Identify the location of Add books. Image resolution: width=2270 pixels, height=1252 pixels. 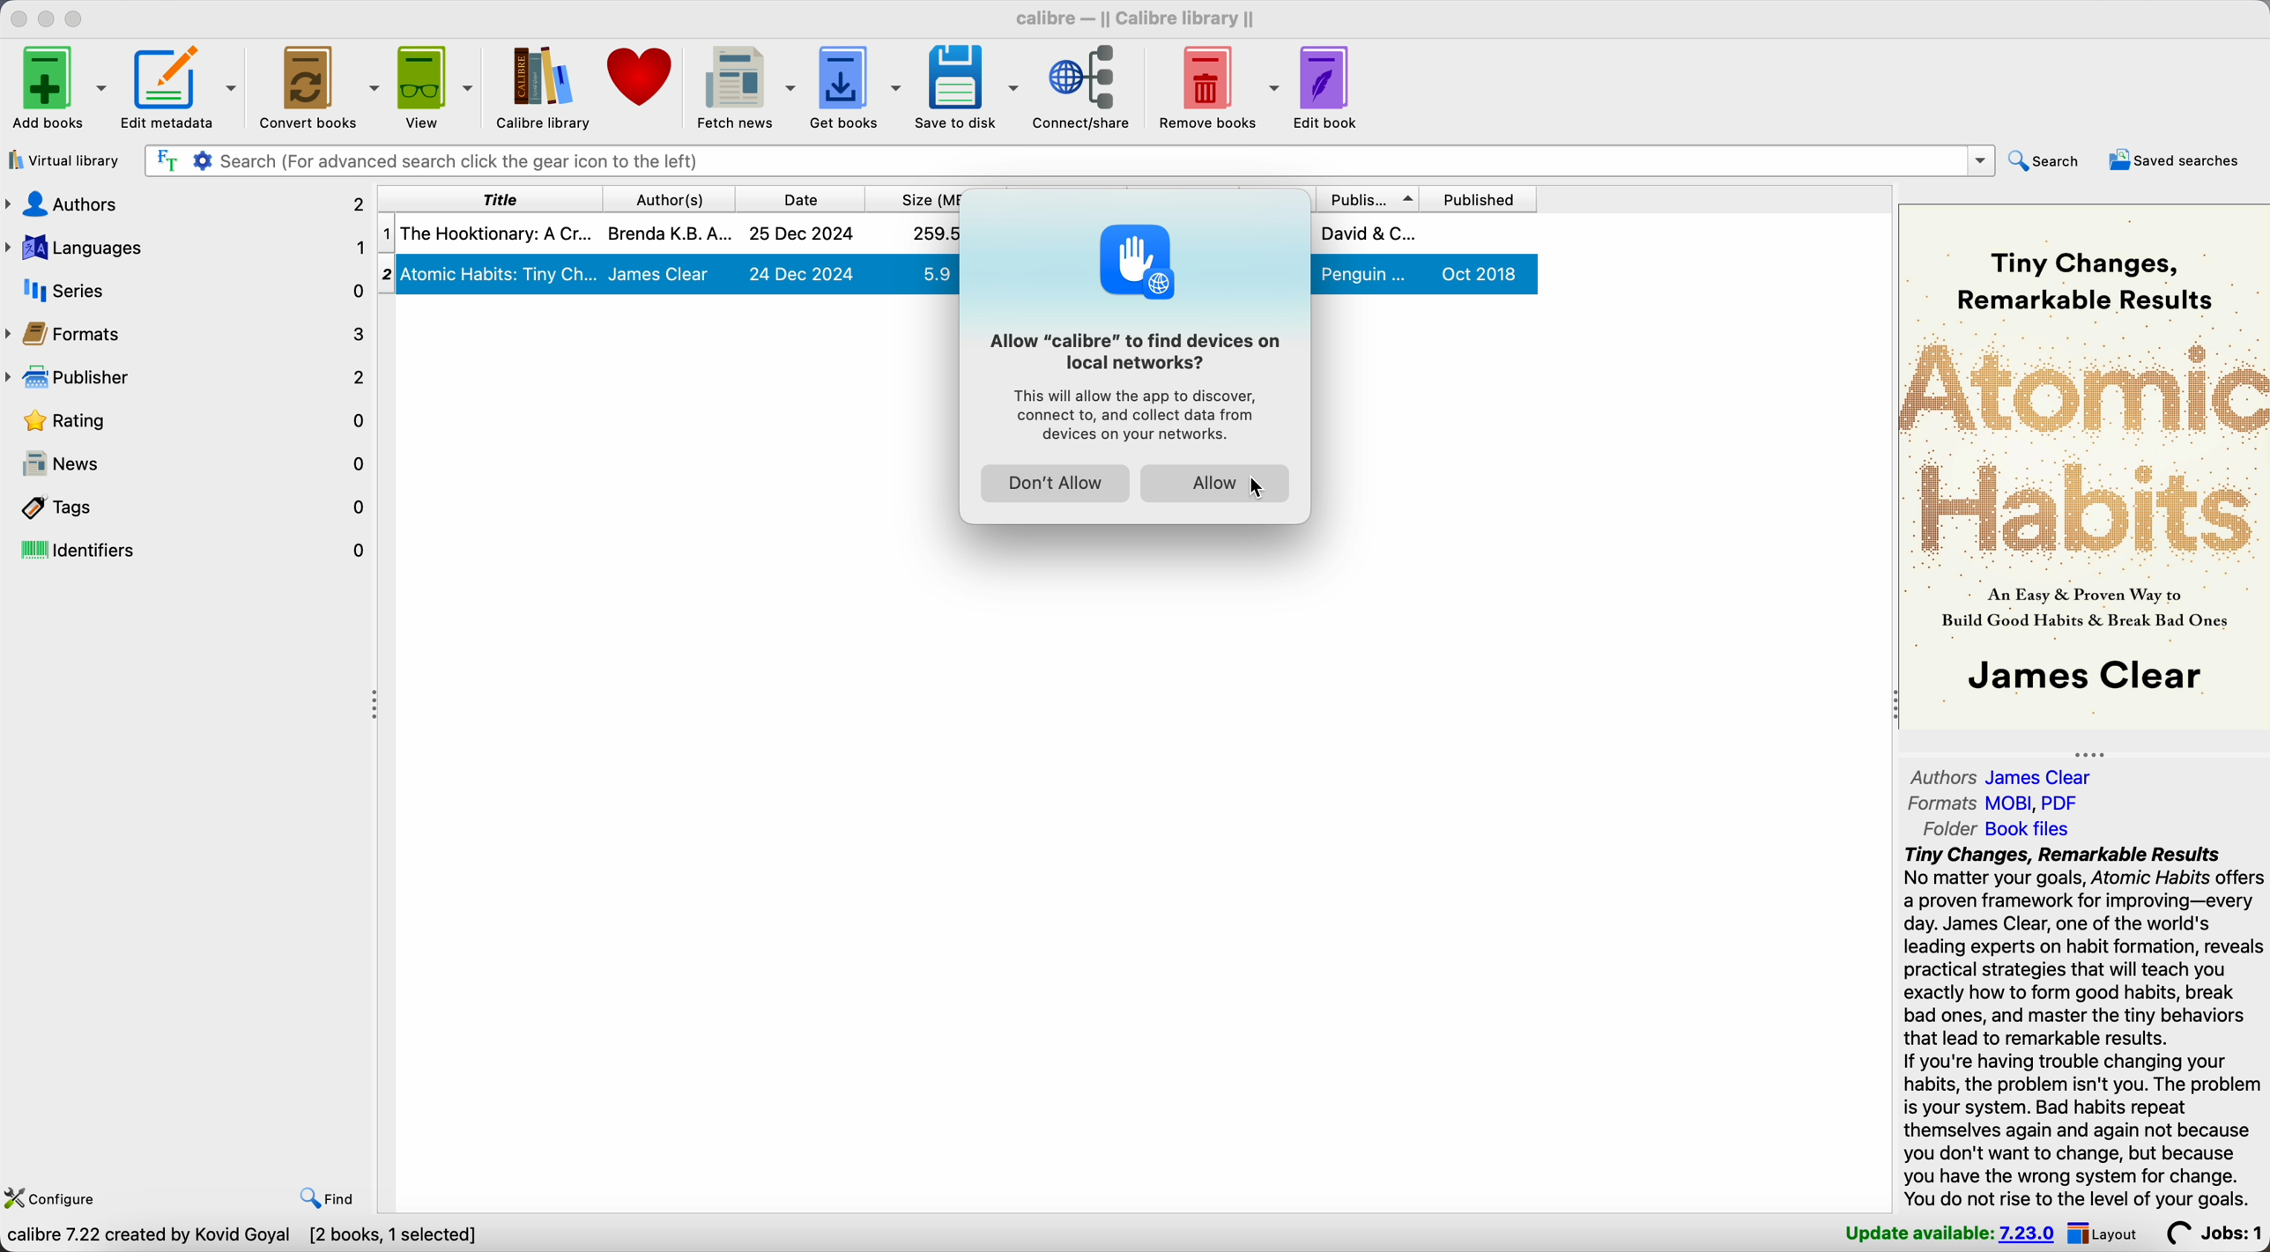
(58, 86).